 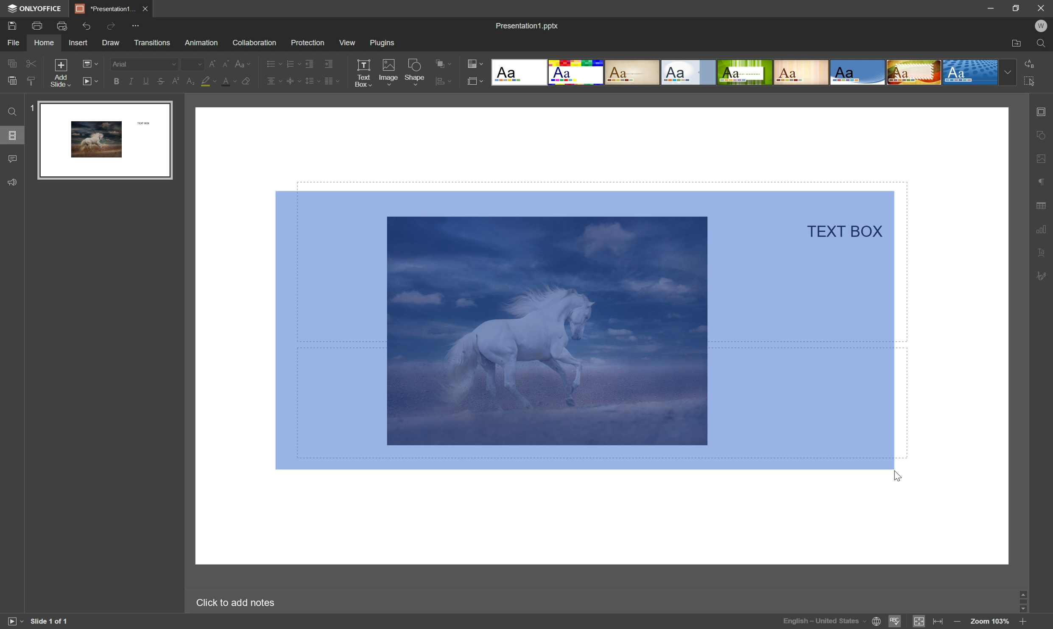 What do you see at coordinates (226, 63) in the screenshot?
I see `decrement font size` at bounding box center [226, 63].